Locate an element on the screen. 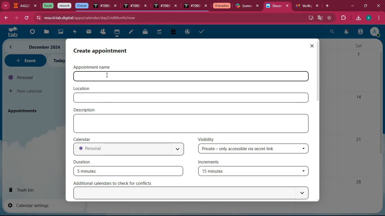 This screenshot has height=216, width=385. url is located at coordinates (90, 18).